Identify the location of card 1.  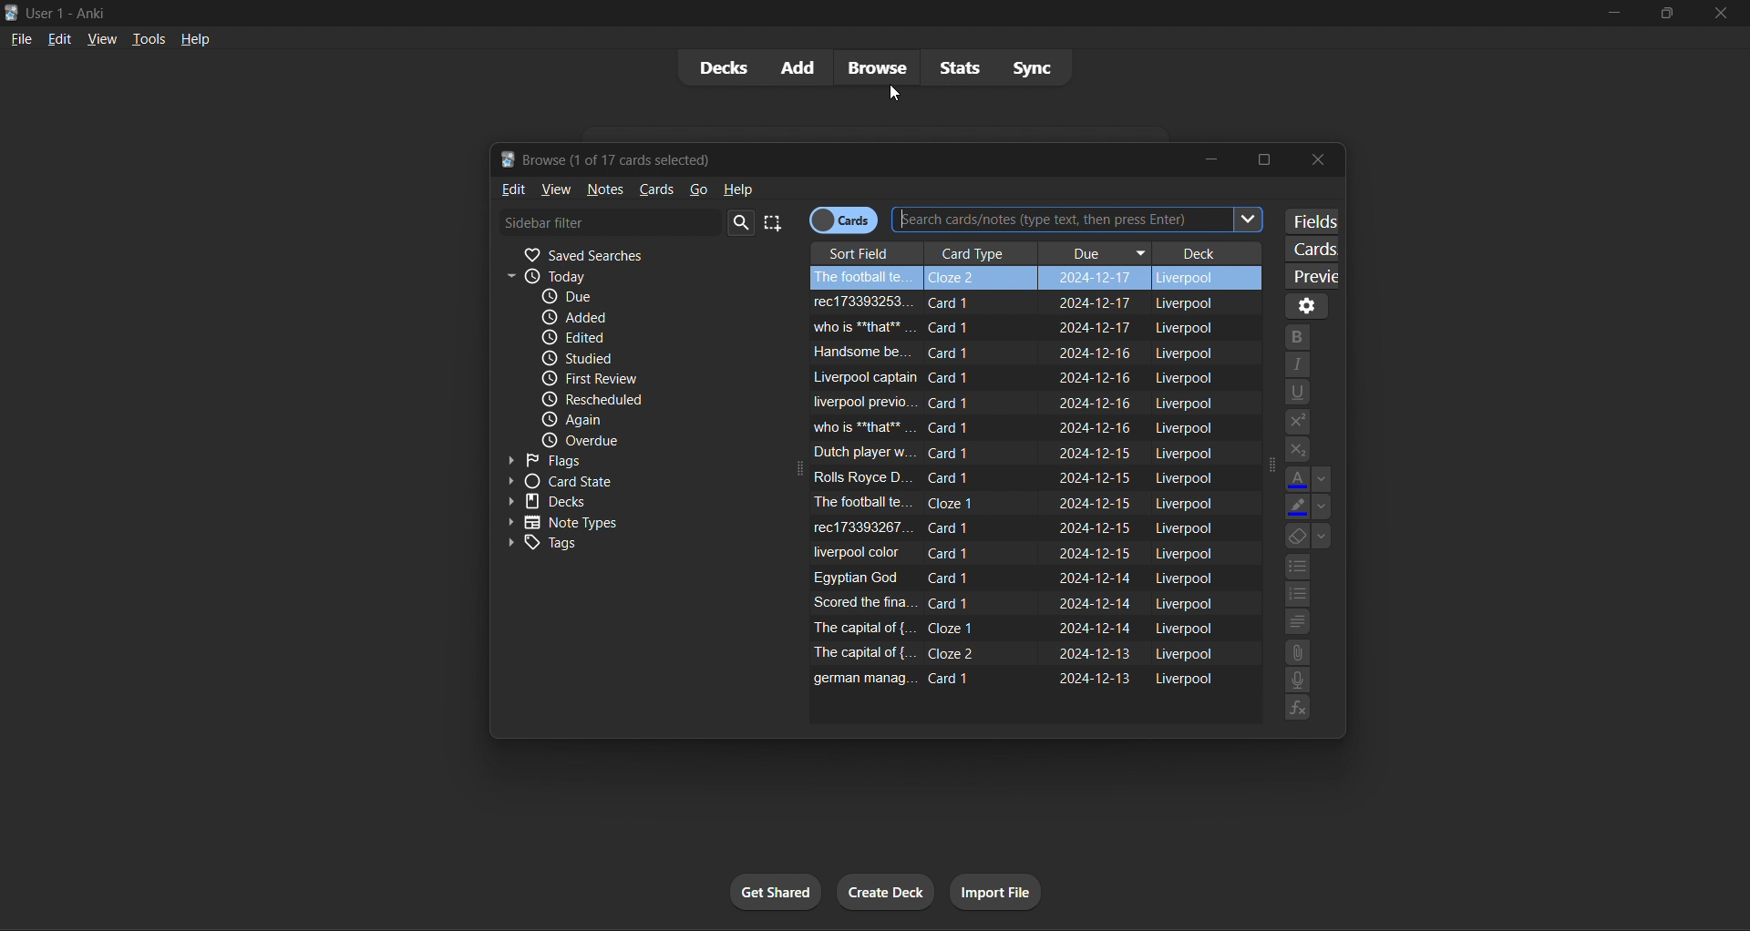
(953, 353).